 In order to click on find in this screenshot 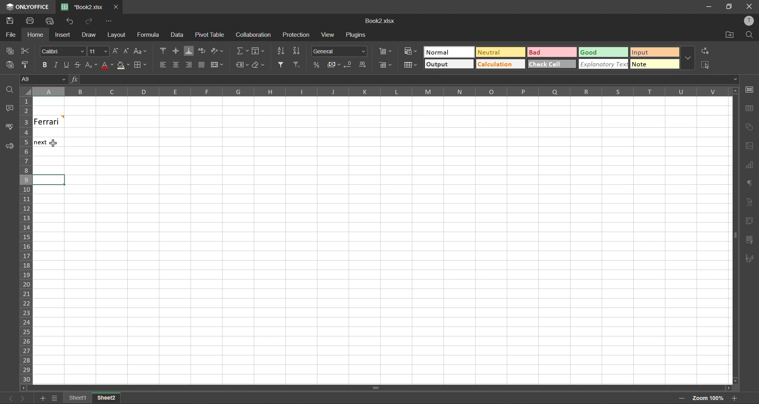, I will do `click(9, 92)`.